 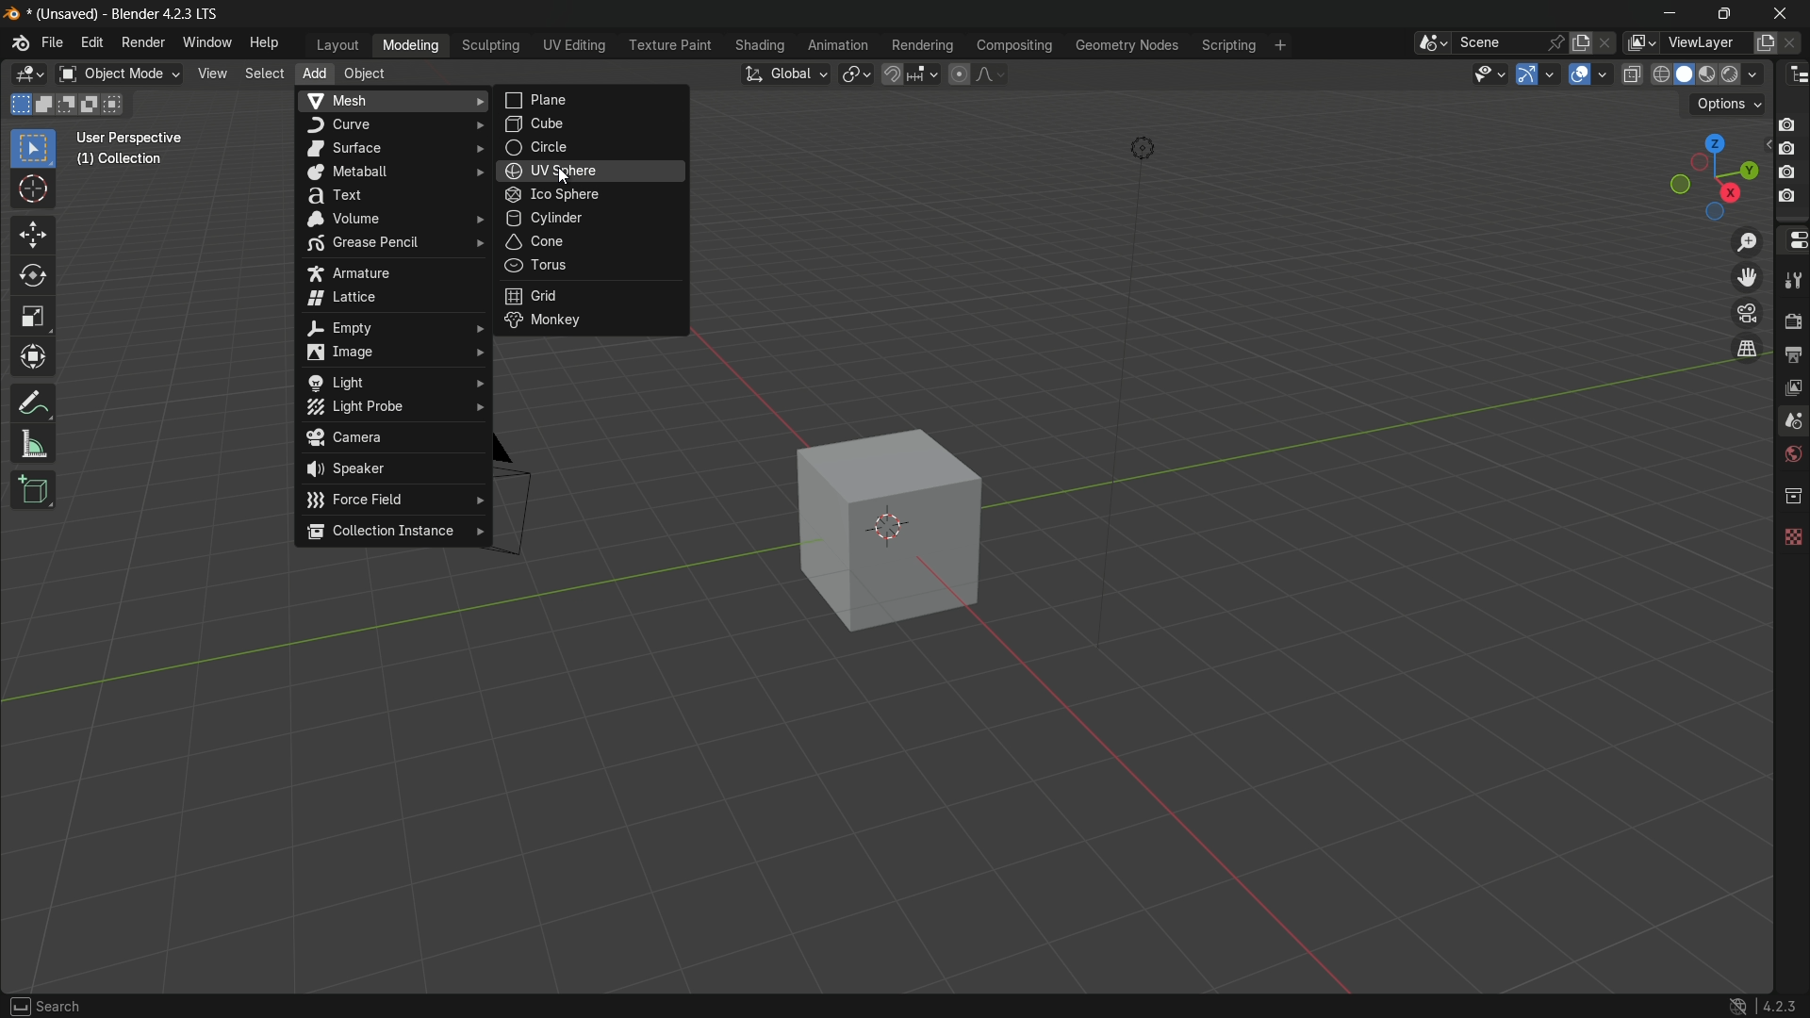 I want to click on search, so click(x=46, y=1006).